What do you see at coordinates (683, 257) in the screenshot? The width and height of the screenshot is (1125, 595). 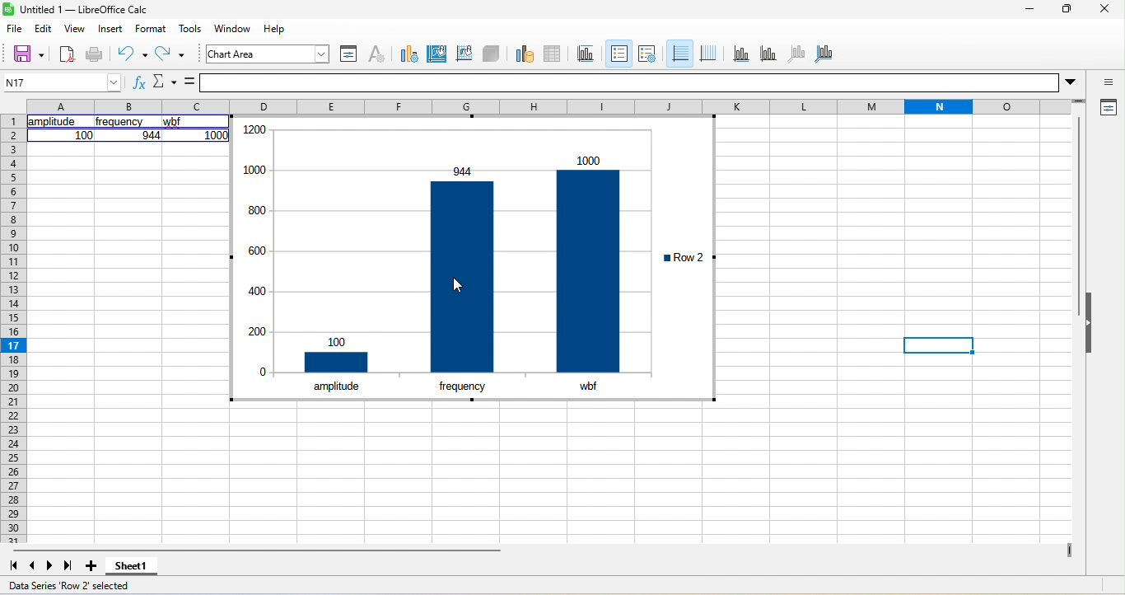 I see `row 2` at bounding box center [683, 257].